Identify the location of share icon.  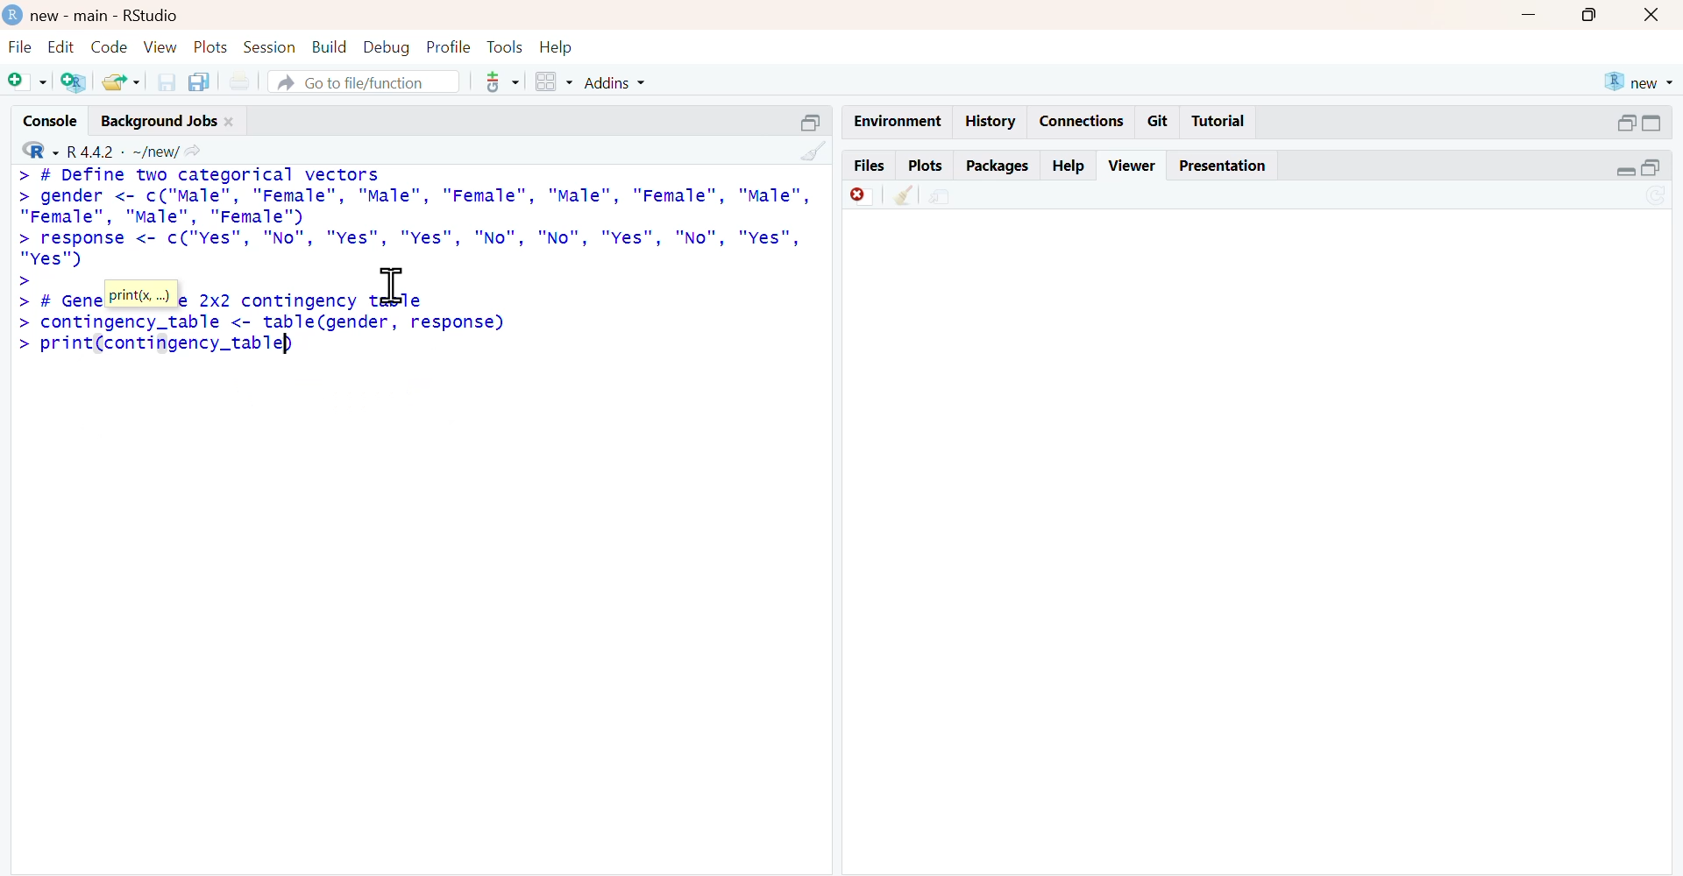
(195, 152).